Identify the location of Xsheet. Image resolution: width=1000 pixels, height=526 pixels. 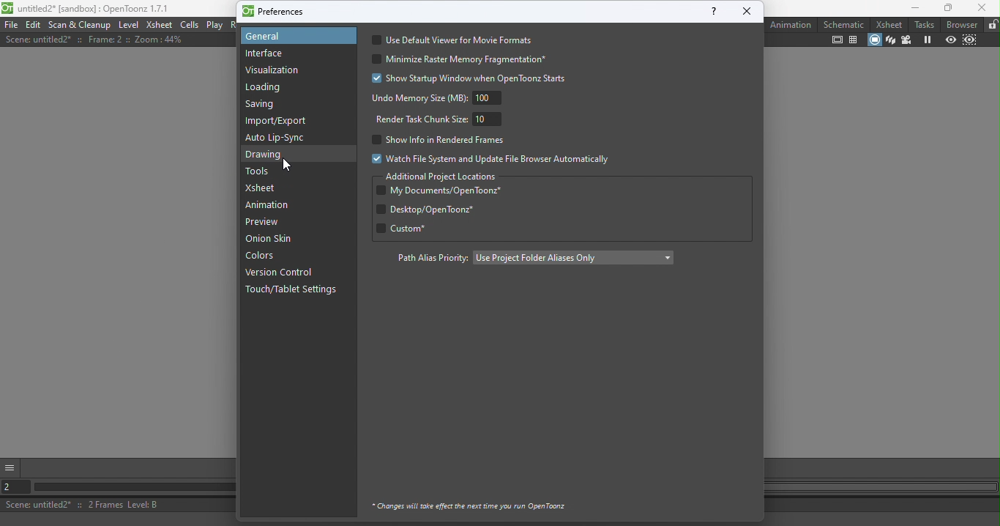
(887, 23).